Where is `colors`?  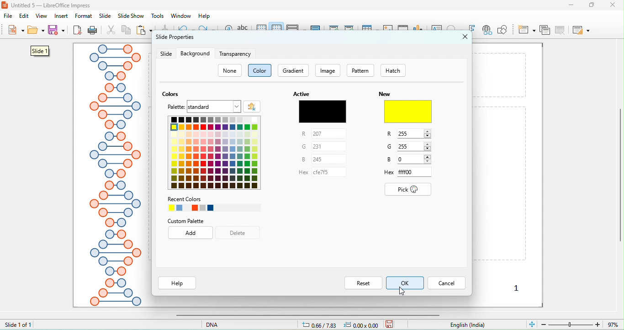
colors is located at coordinates (172, 94).